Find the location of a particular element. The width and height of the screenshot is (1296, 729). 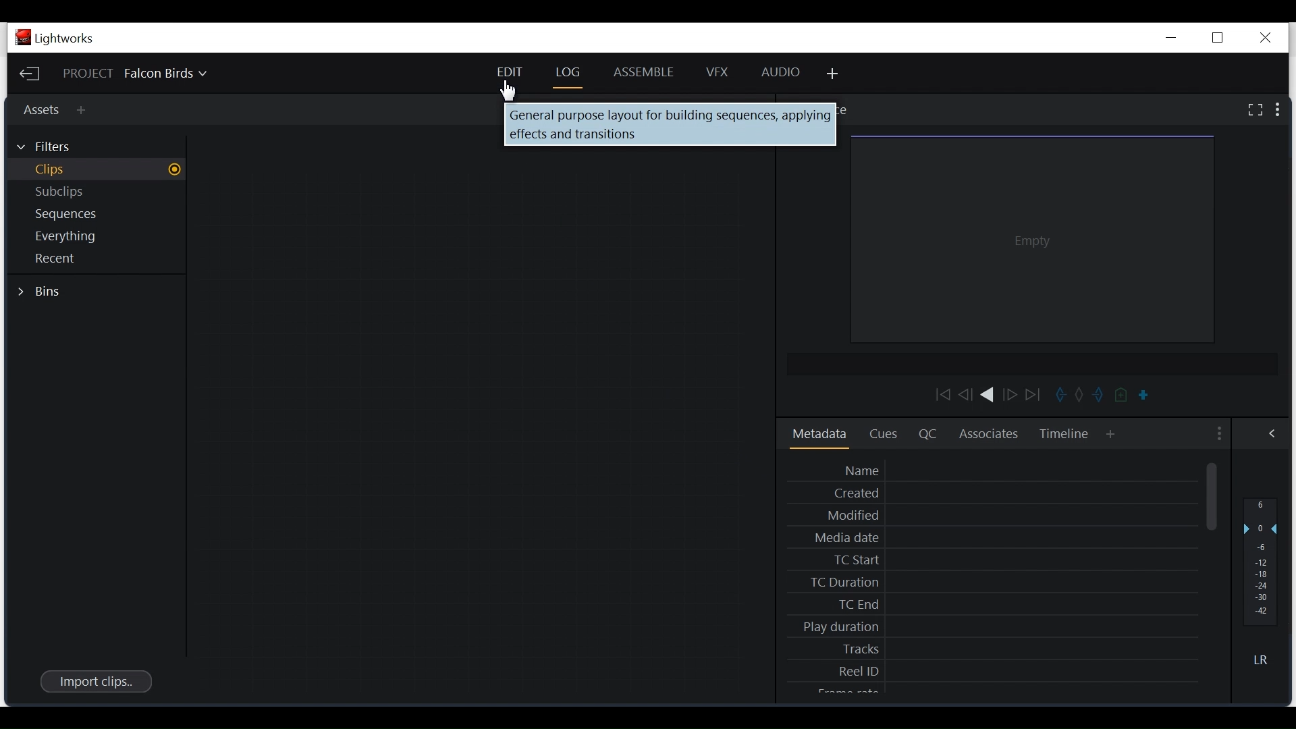

Play Duration is located at coordinates (998, 627).